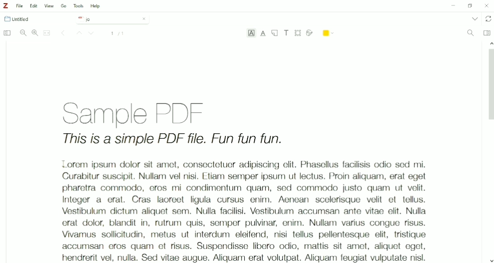 The width and height of the screenshot is (494, 263). Describe the element at coordinates (470, 6) in the screenshot. I see `Restore down` at that location.